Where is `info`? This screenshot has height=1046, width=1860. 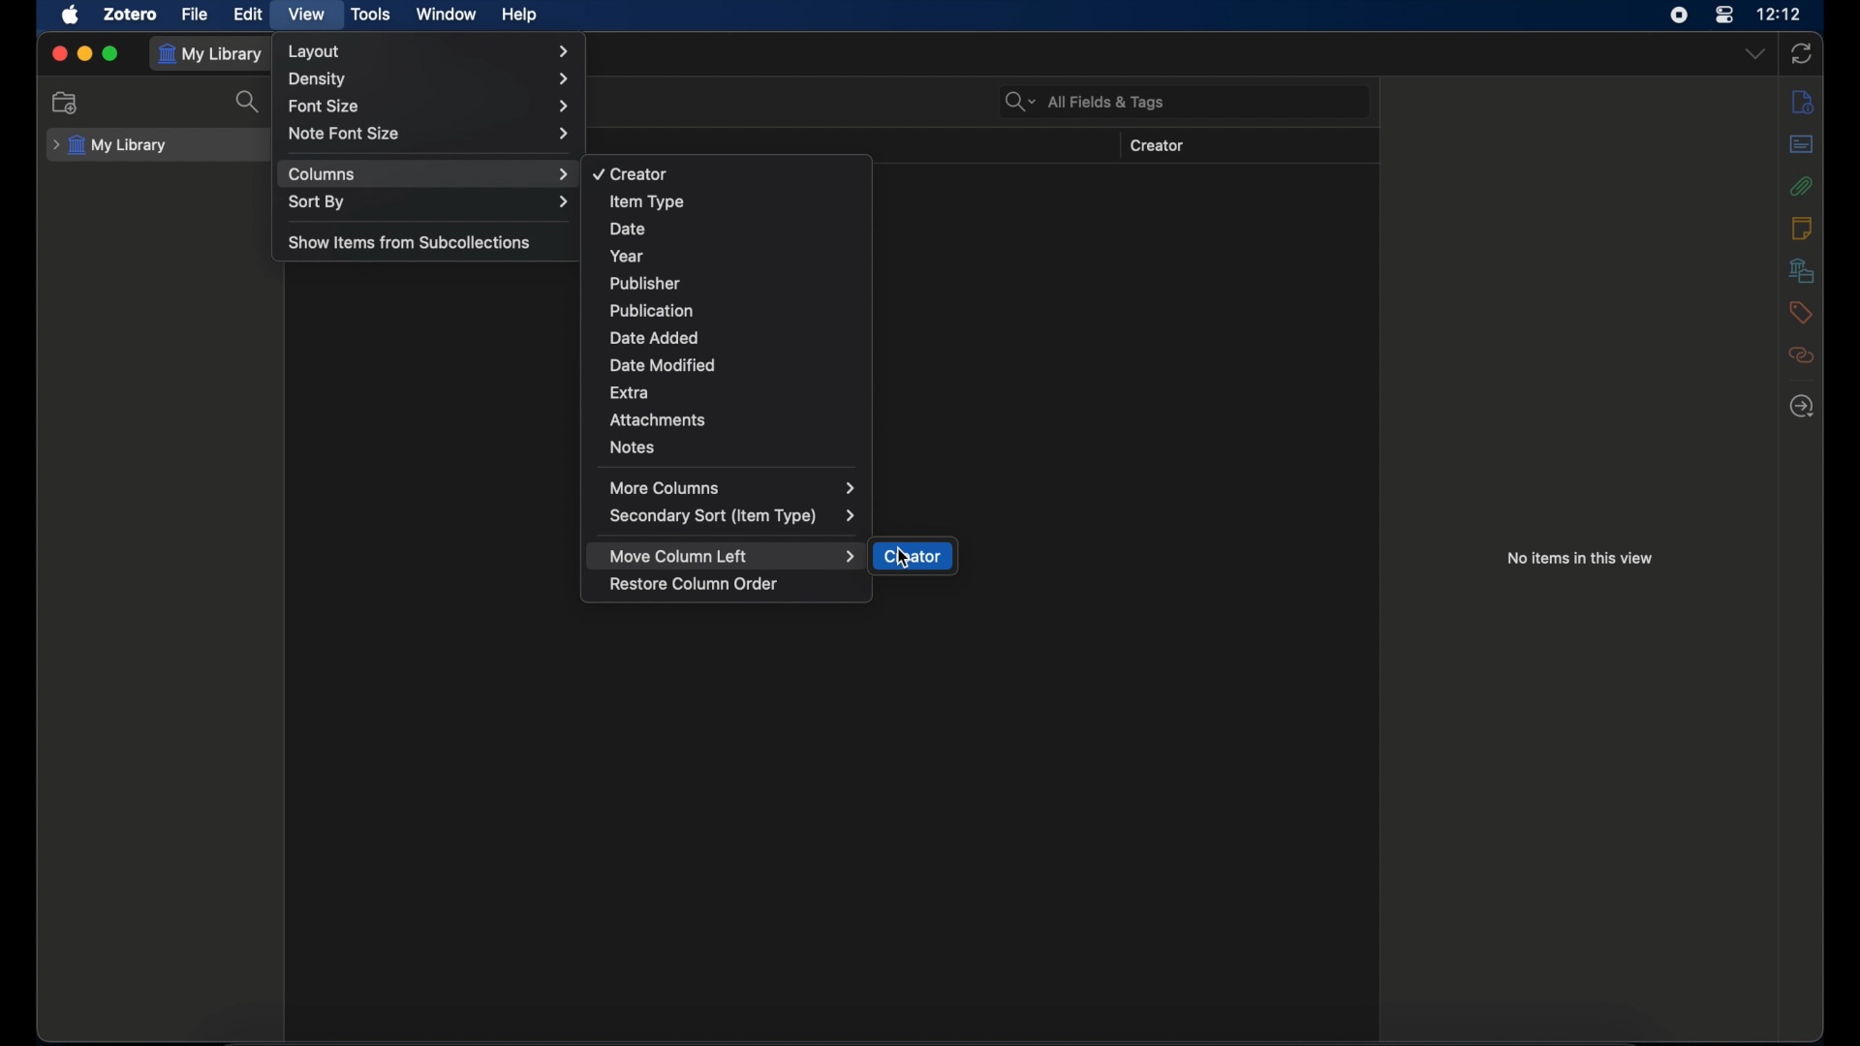 info is located at coordinates (1803, 104).